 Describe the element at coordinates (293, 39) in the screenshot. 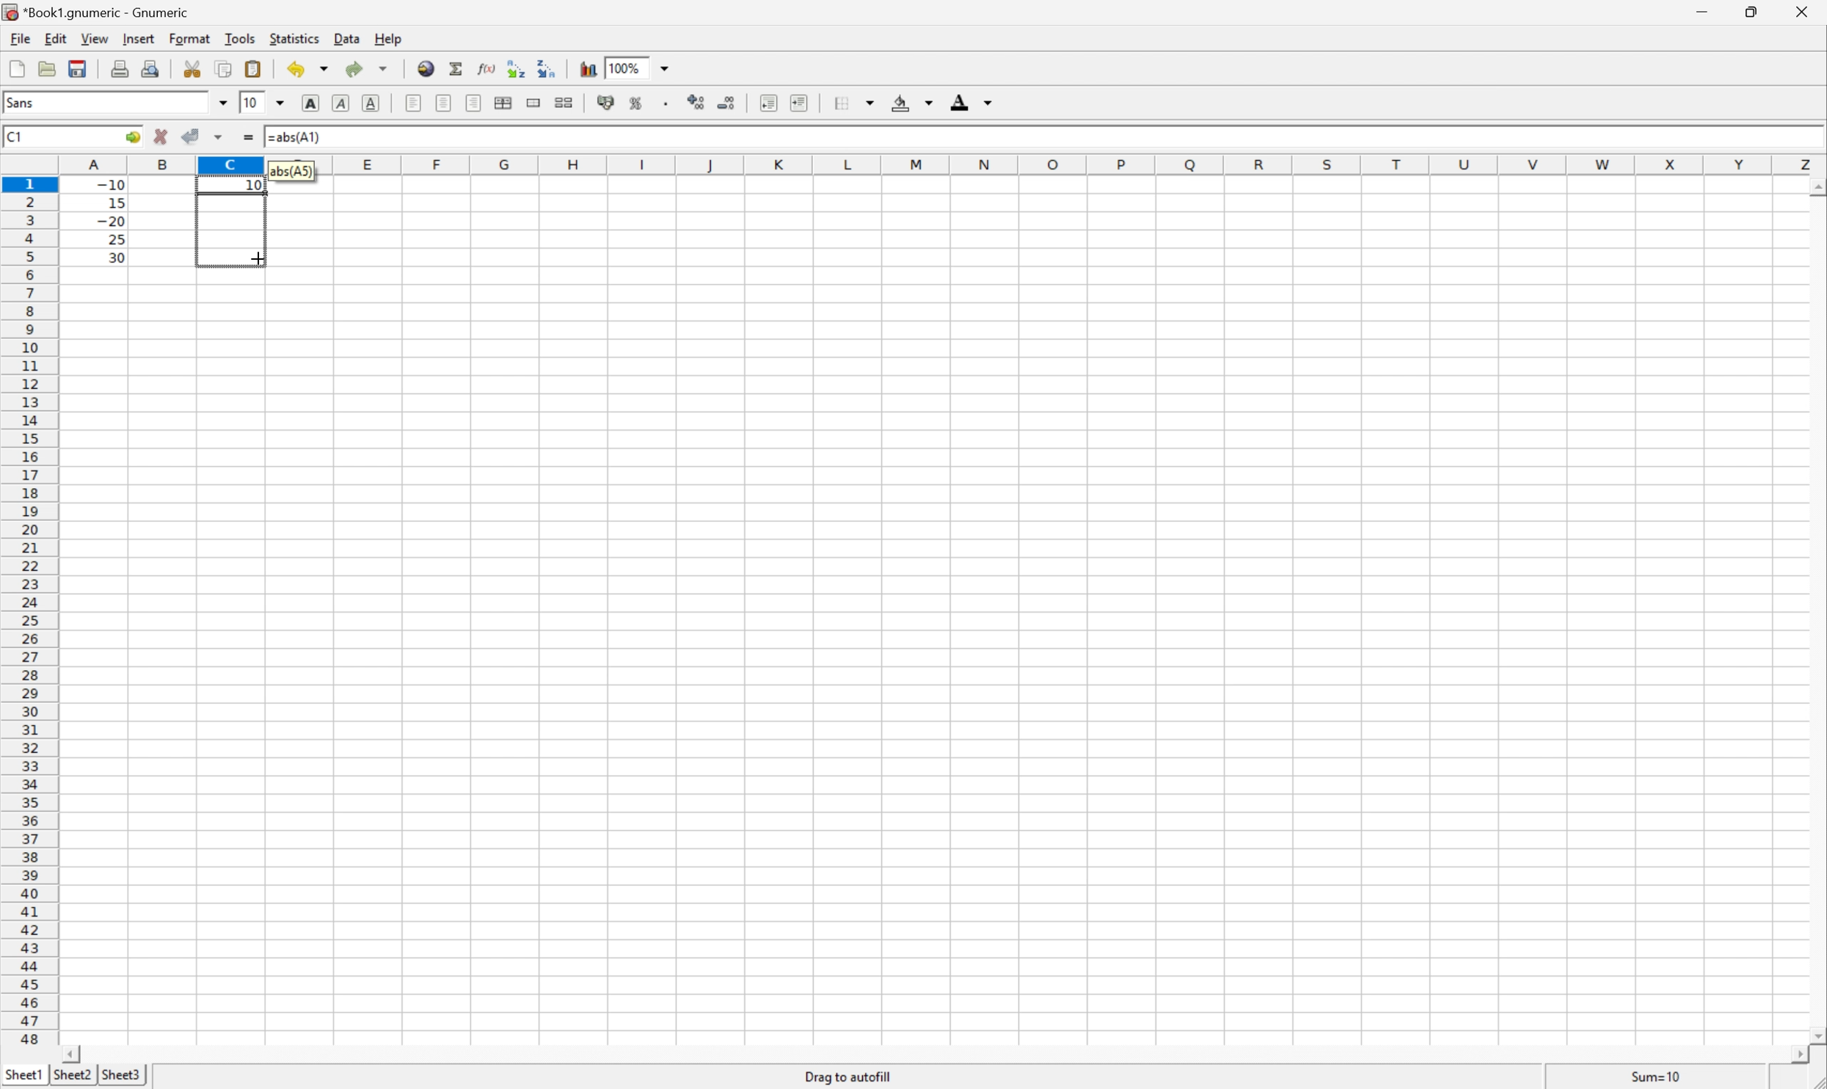

I see `Statistics` at that location.